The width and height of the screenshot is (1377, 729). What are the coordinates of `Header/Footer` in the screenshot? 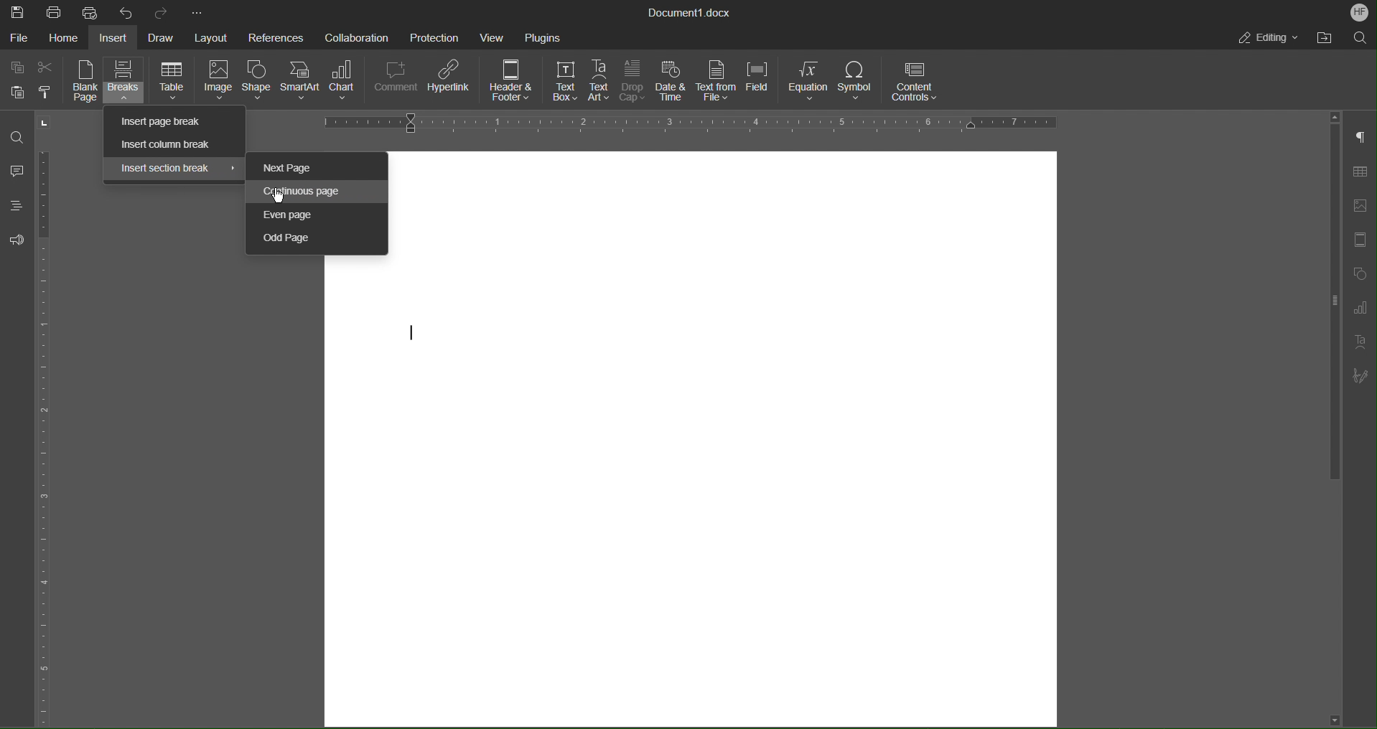 It's located at (1360, 239).